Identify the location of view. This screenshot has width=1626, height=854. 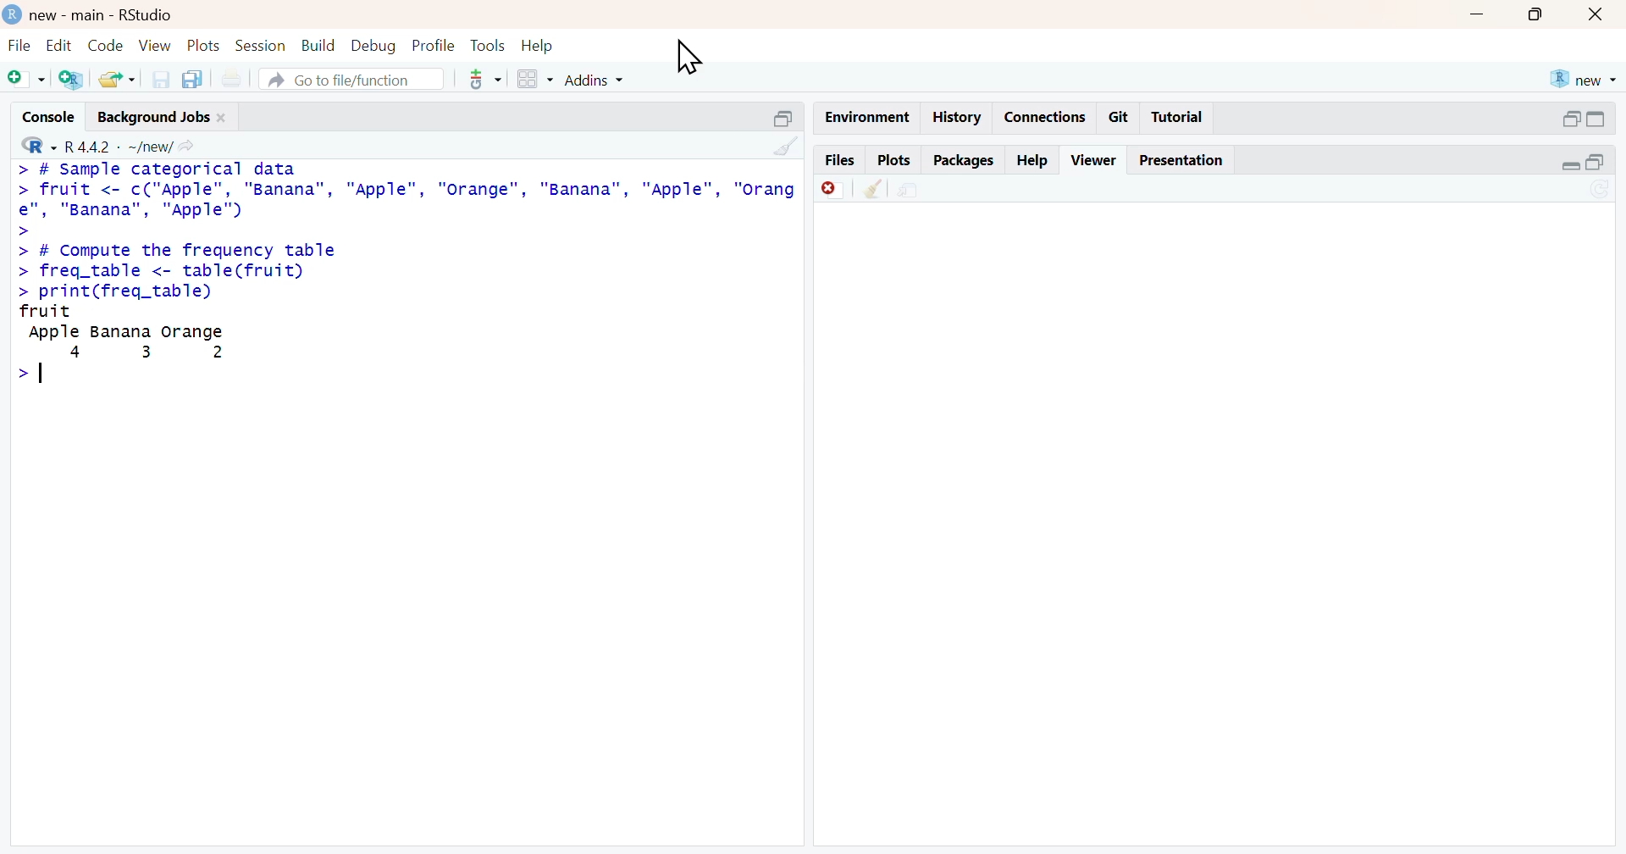
(156, 47).